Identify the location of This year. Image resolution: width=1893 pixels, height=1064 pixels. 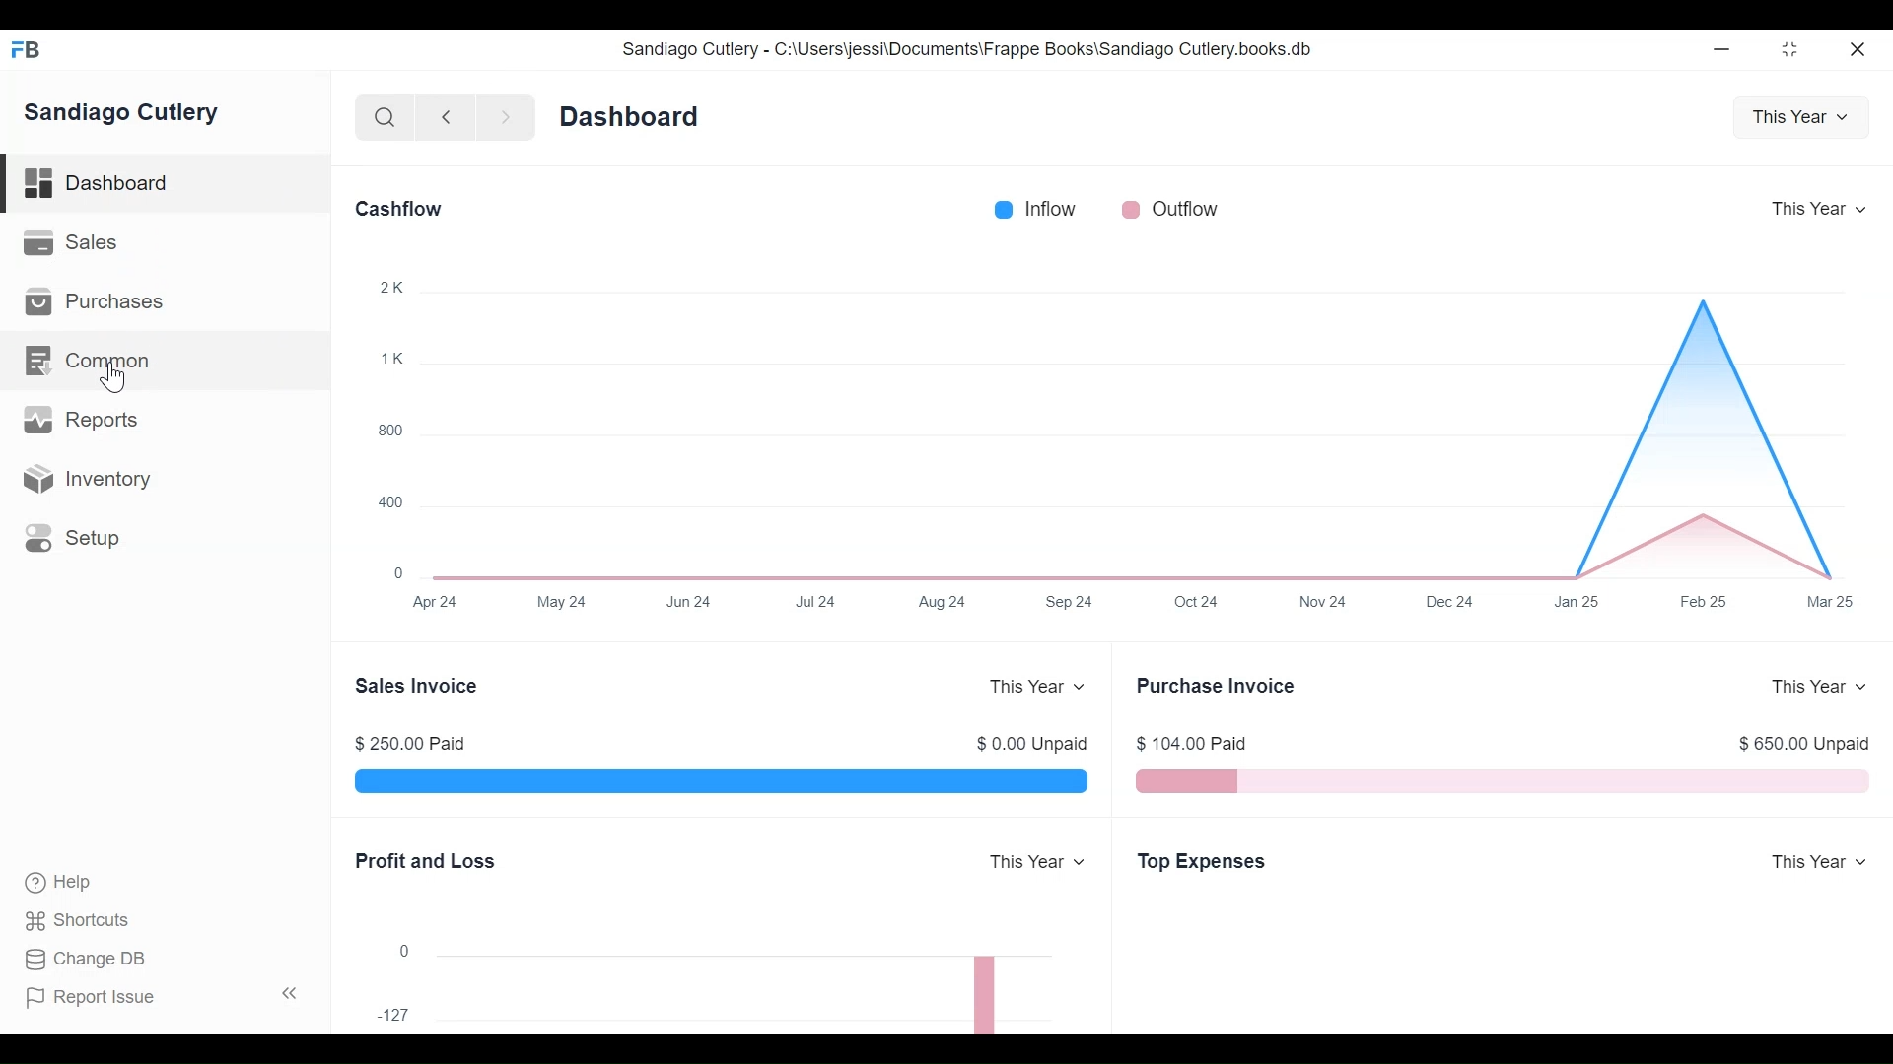
(1822, 686).